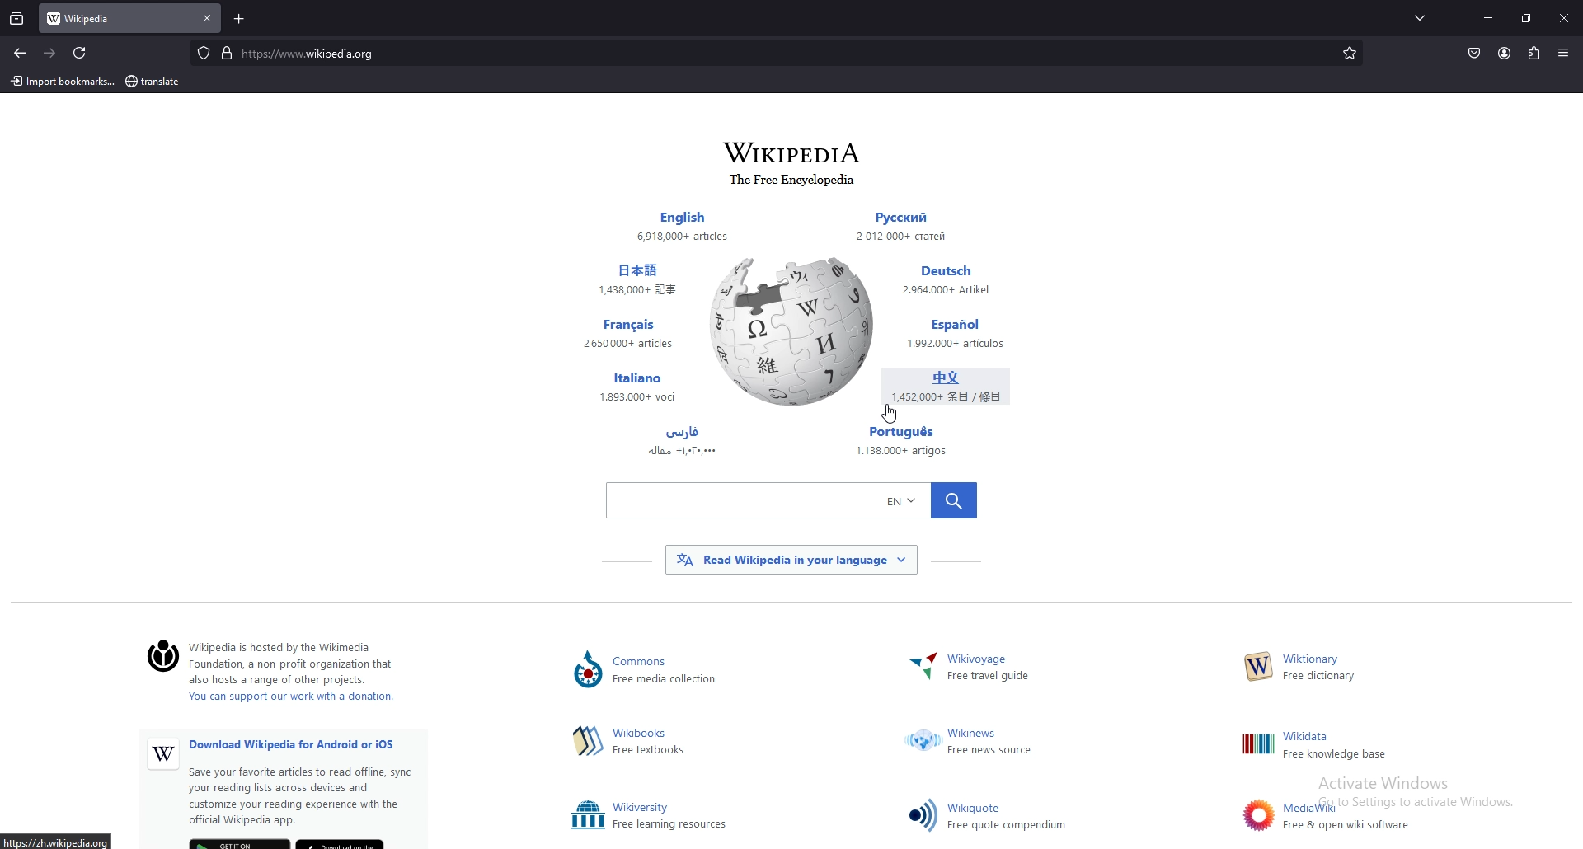 This screenshot has height=849, width=1583. Describe the element at coordinates (1318, 668) in the screenshot. I see `W—
Free dictionary` at that location.